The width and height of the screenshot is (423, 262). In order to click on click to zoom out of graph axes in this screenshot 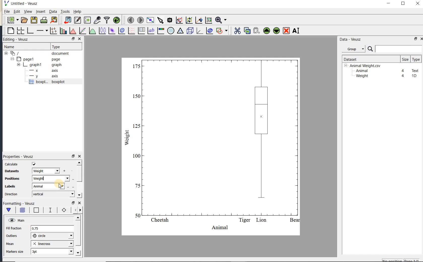, I will do `click(189, 20)`.